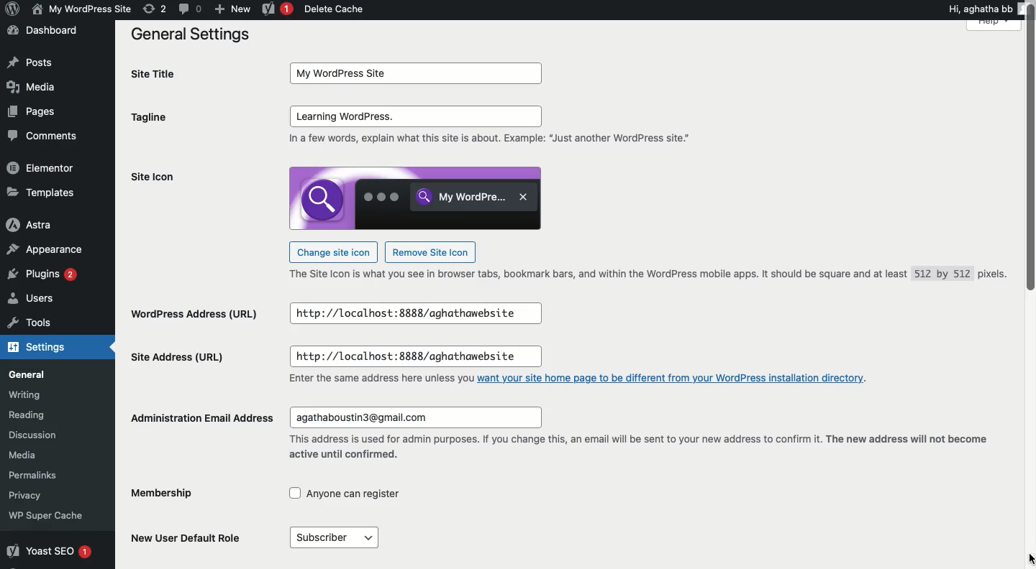  What do you see at coordinates (50, 480) in the screenshot?
I see `Permalinks` at bounding box center [50, 480].